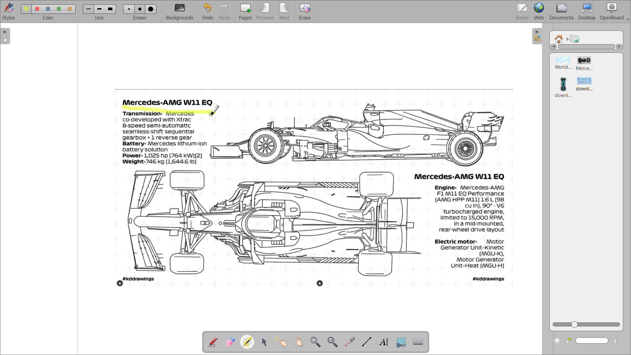 The image size is (631, 355). I want to click on zoom in, so click(317, 342).